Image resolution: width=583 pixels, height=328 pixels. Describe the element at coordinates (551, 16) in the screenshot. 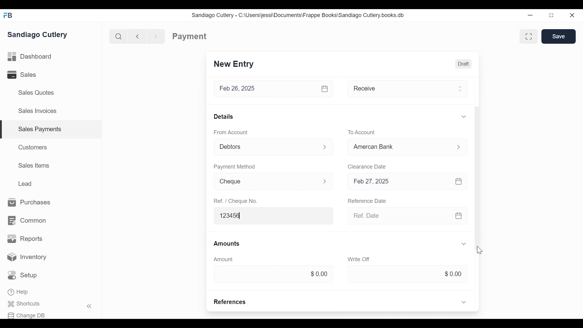

I see `Restore` at that location.